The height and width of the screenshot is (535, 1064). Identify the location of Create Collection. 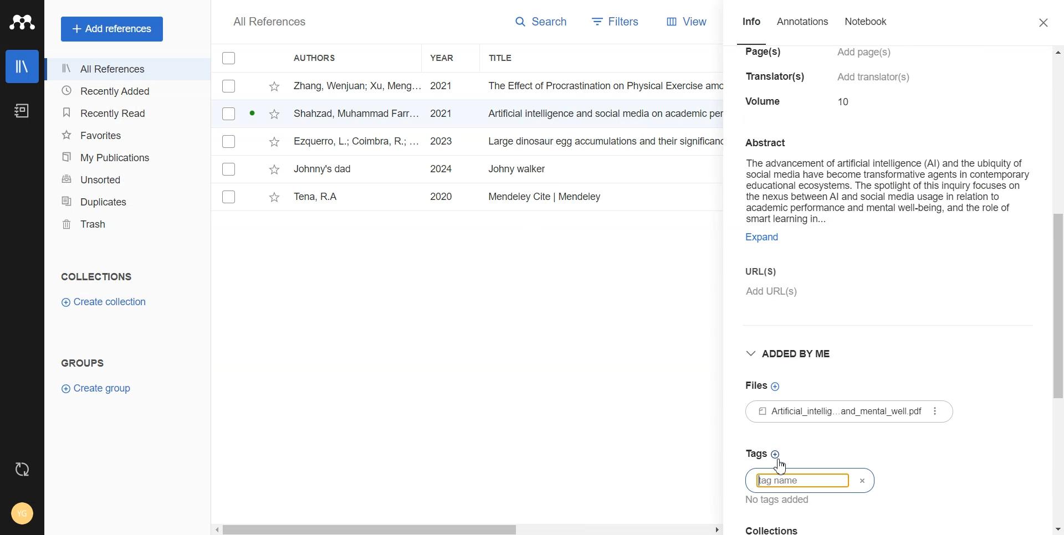
(105, 302).